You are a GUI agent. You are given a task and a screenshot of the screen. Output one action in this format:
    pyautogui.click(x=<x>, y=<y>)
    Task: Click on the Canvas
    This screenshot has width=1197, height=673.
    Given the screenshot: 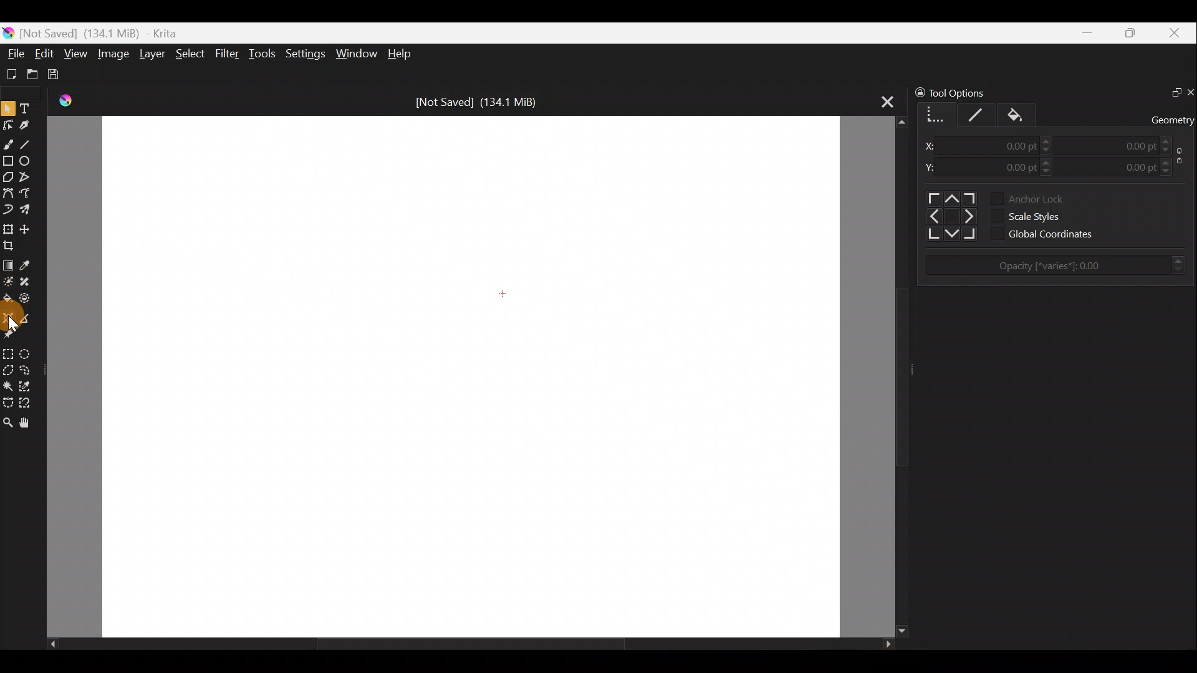 What is the action you would take?
    pyautogui.click(x=465, y=373)
    